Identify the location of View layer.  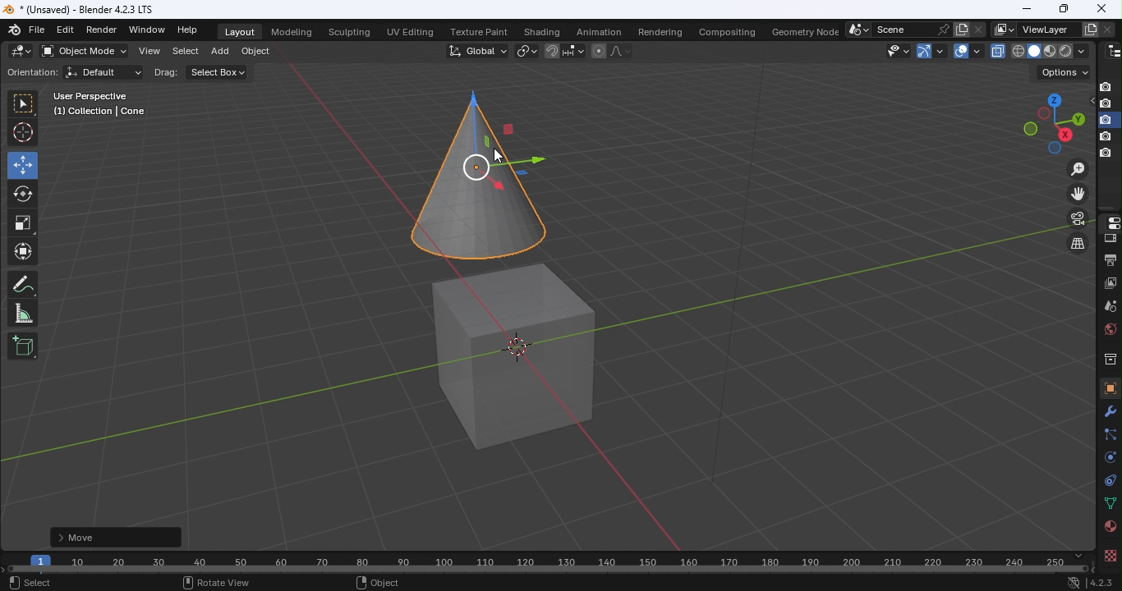
(1111, 282).